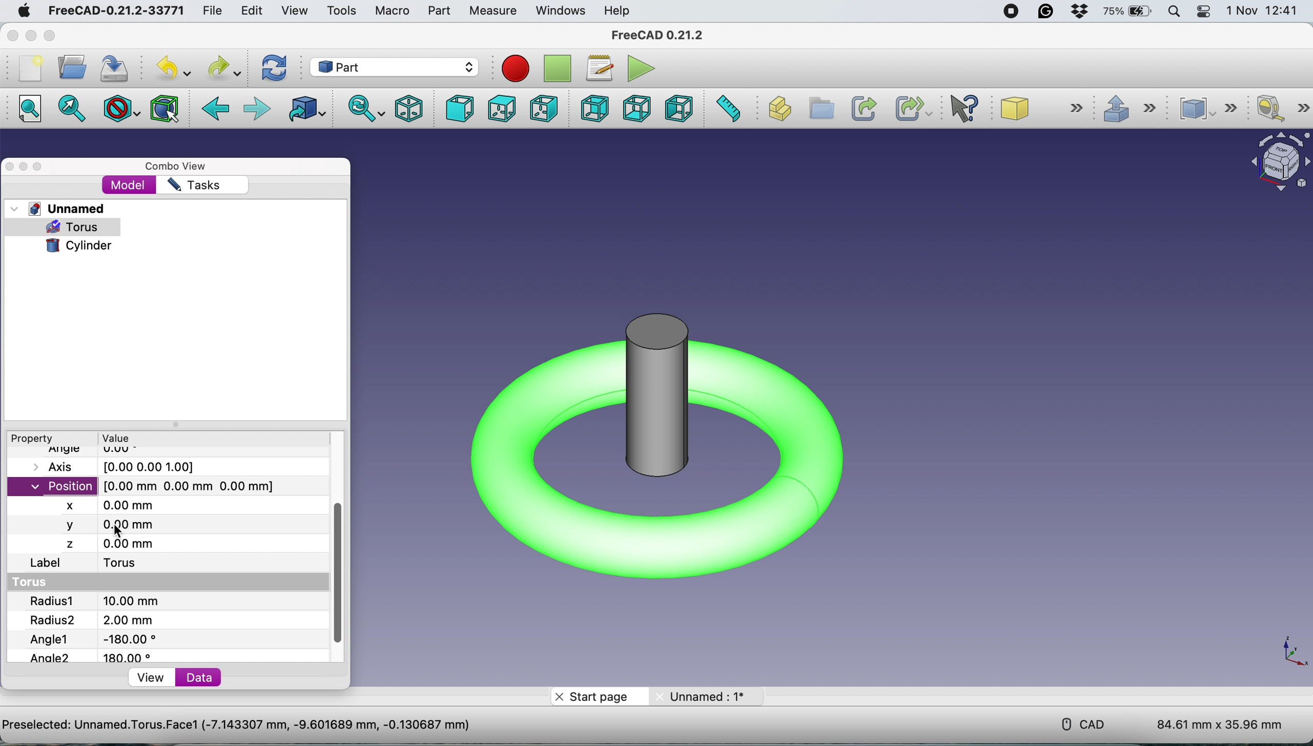 Image resolution: width=1313 pixels, height=746 pixels. Describe the element at coordinates (47, 564) in the screenshot. I see `label` at that location.